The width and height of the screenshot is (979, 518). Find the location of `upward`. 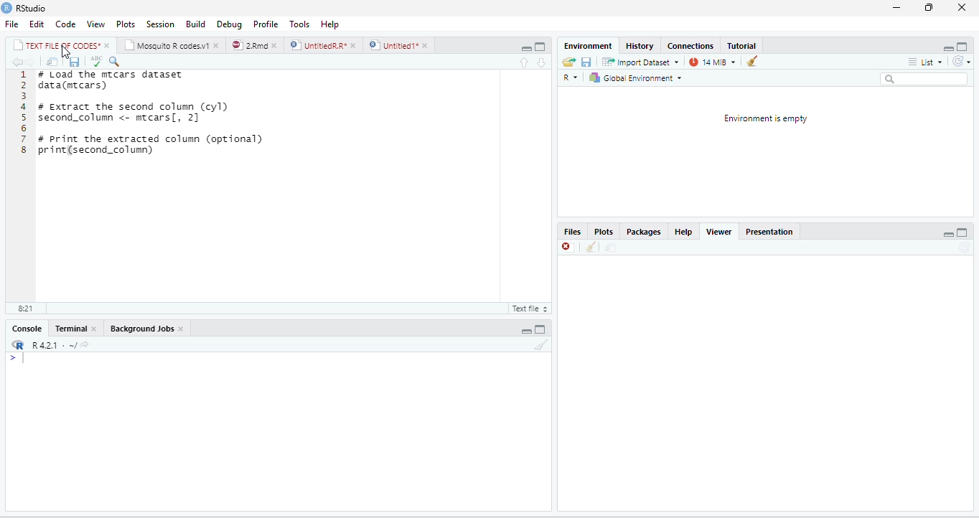

upward is located at coordinates (529, 62).